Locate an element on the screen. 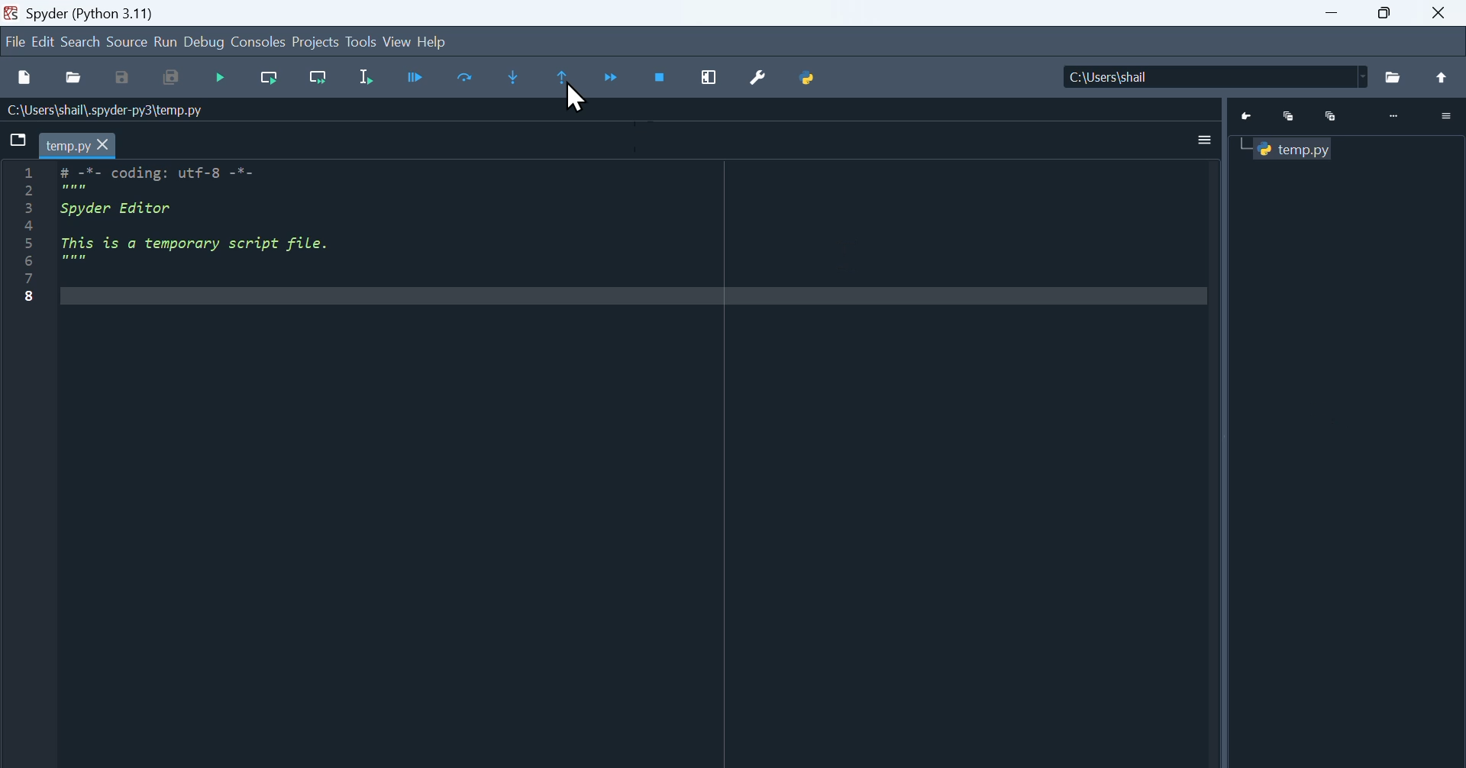  File is located at coordinates (1393, 78).